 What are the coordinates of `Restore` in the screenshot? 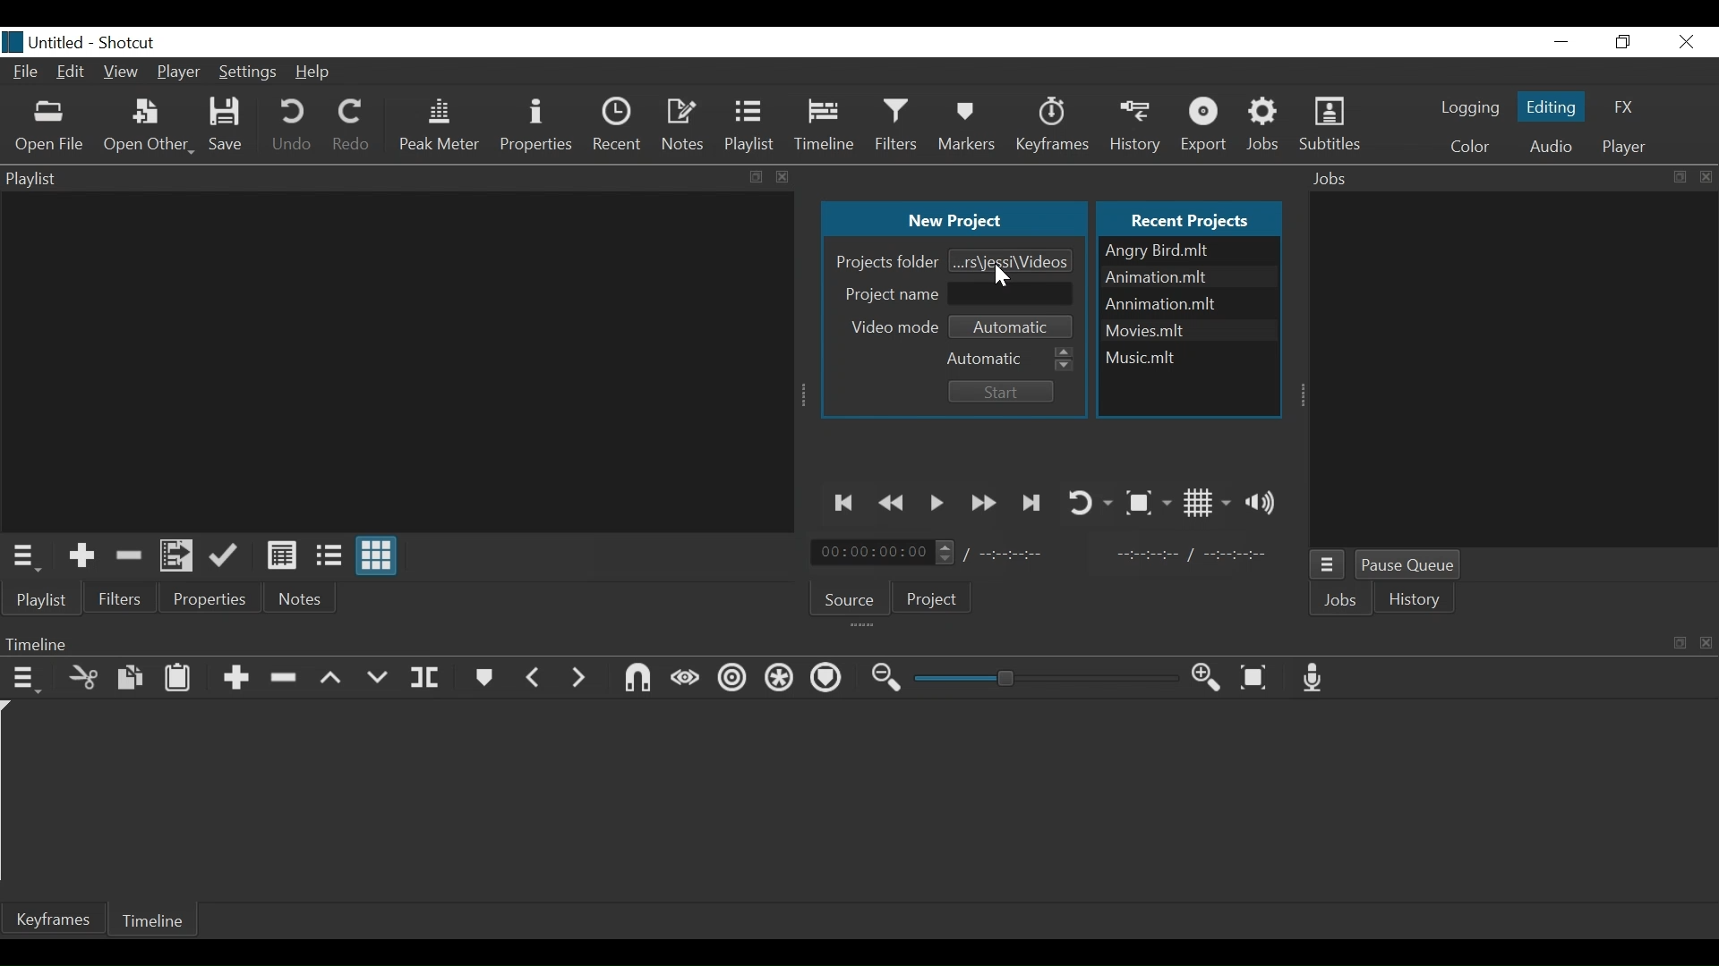 It's located at (1624, 41).